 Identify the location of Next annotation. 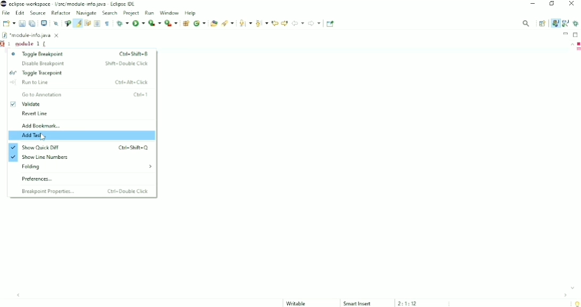
(245, 23).